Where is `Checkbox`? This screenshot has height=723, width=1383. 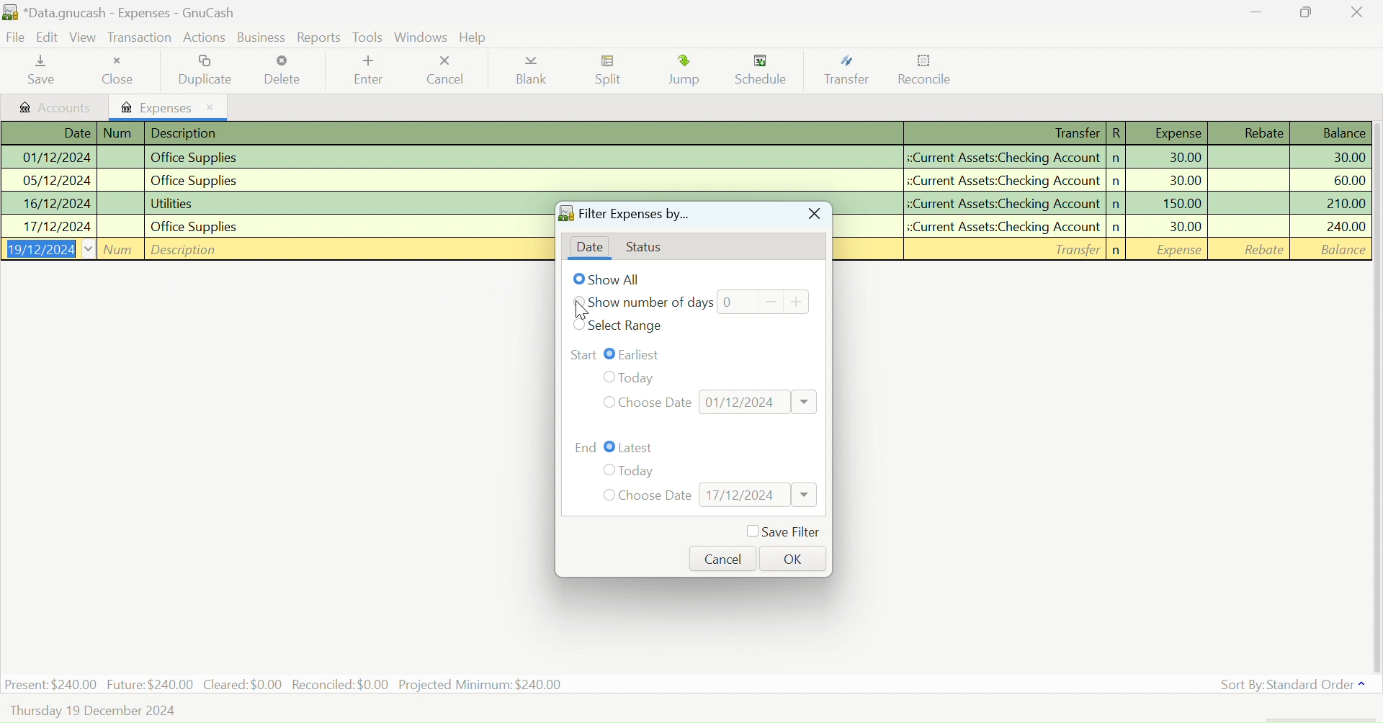
Checkbox is located at coordinates (579, 301).